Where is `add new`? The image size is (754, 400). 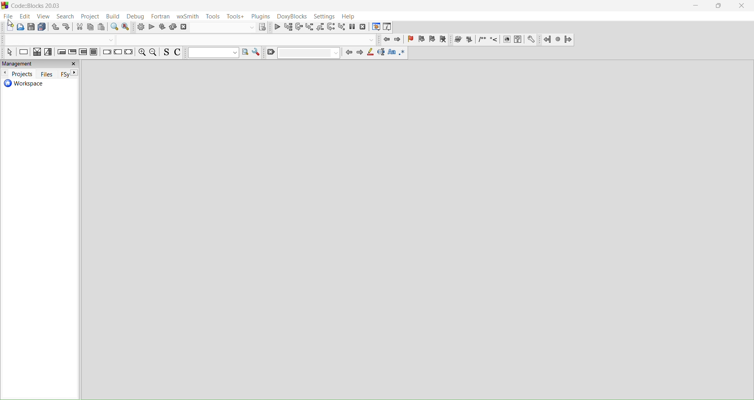
add new is located at coordinates (8, 27).